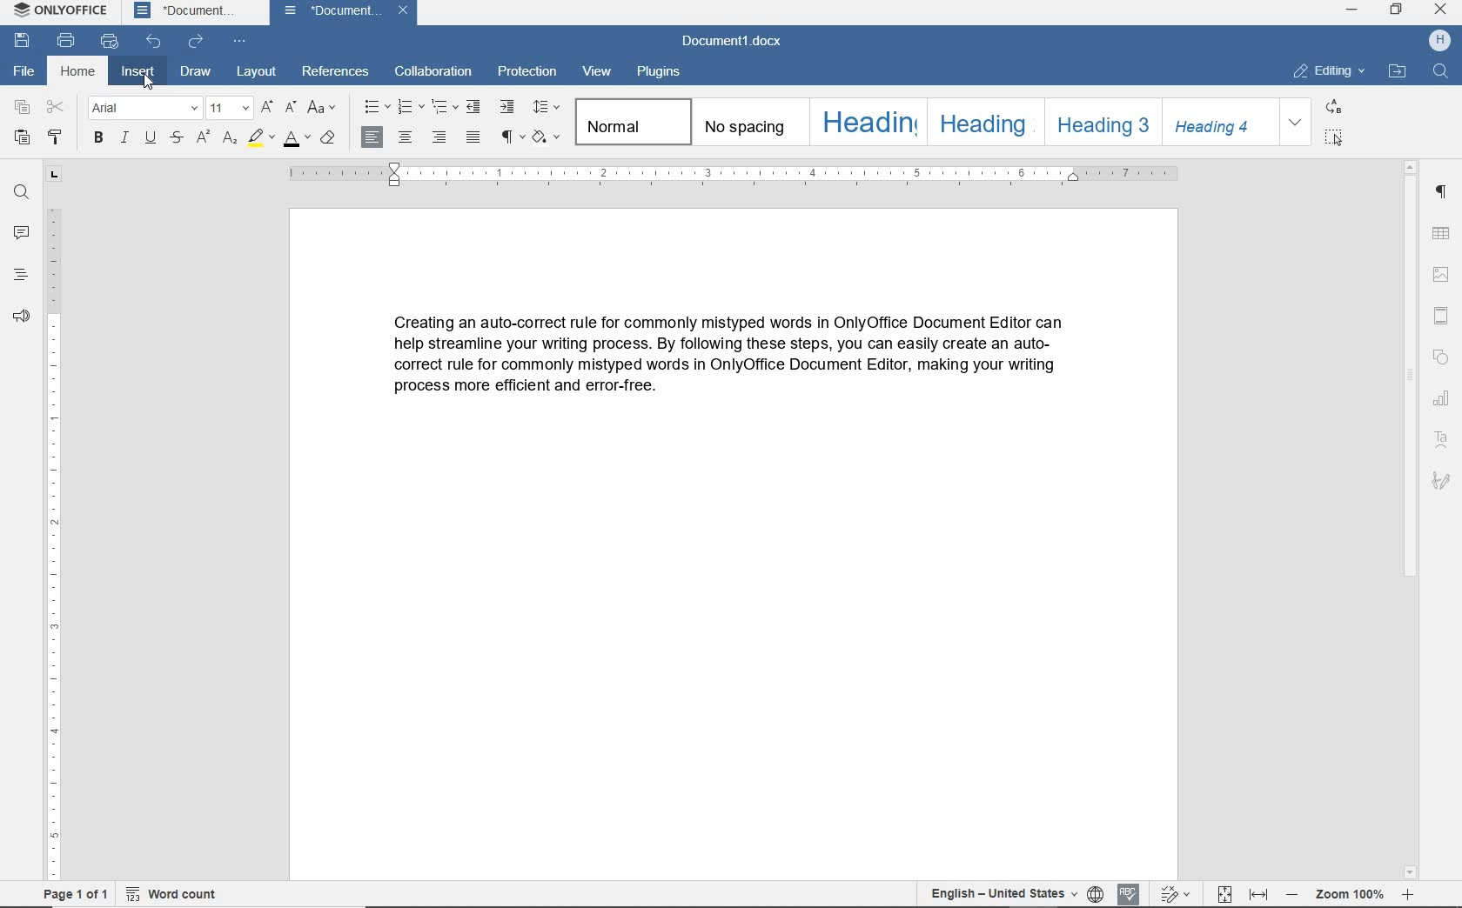 The image size is (1462, 908). Describe the element at coordinates (1442, 356) in the screenshot. I see `shape` at that location.